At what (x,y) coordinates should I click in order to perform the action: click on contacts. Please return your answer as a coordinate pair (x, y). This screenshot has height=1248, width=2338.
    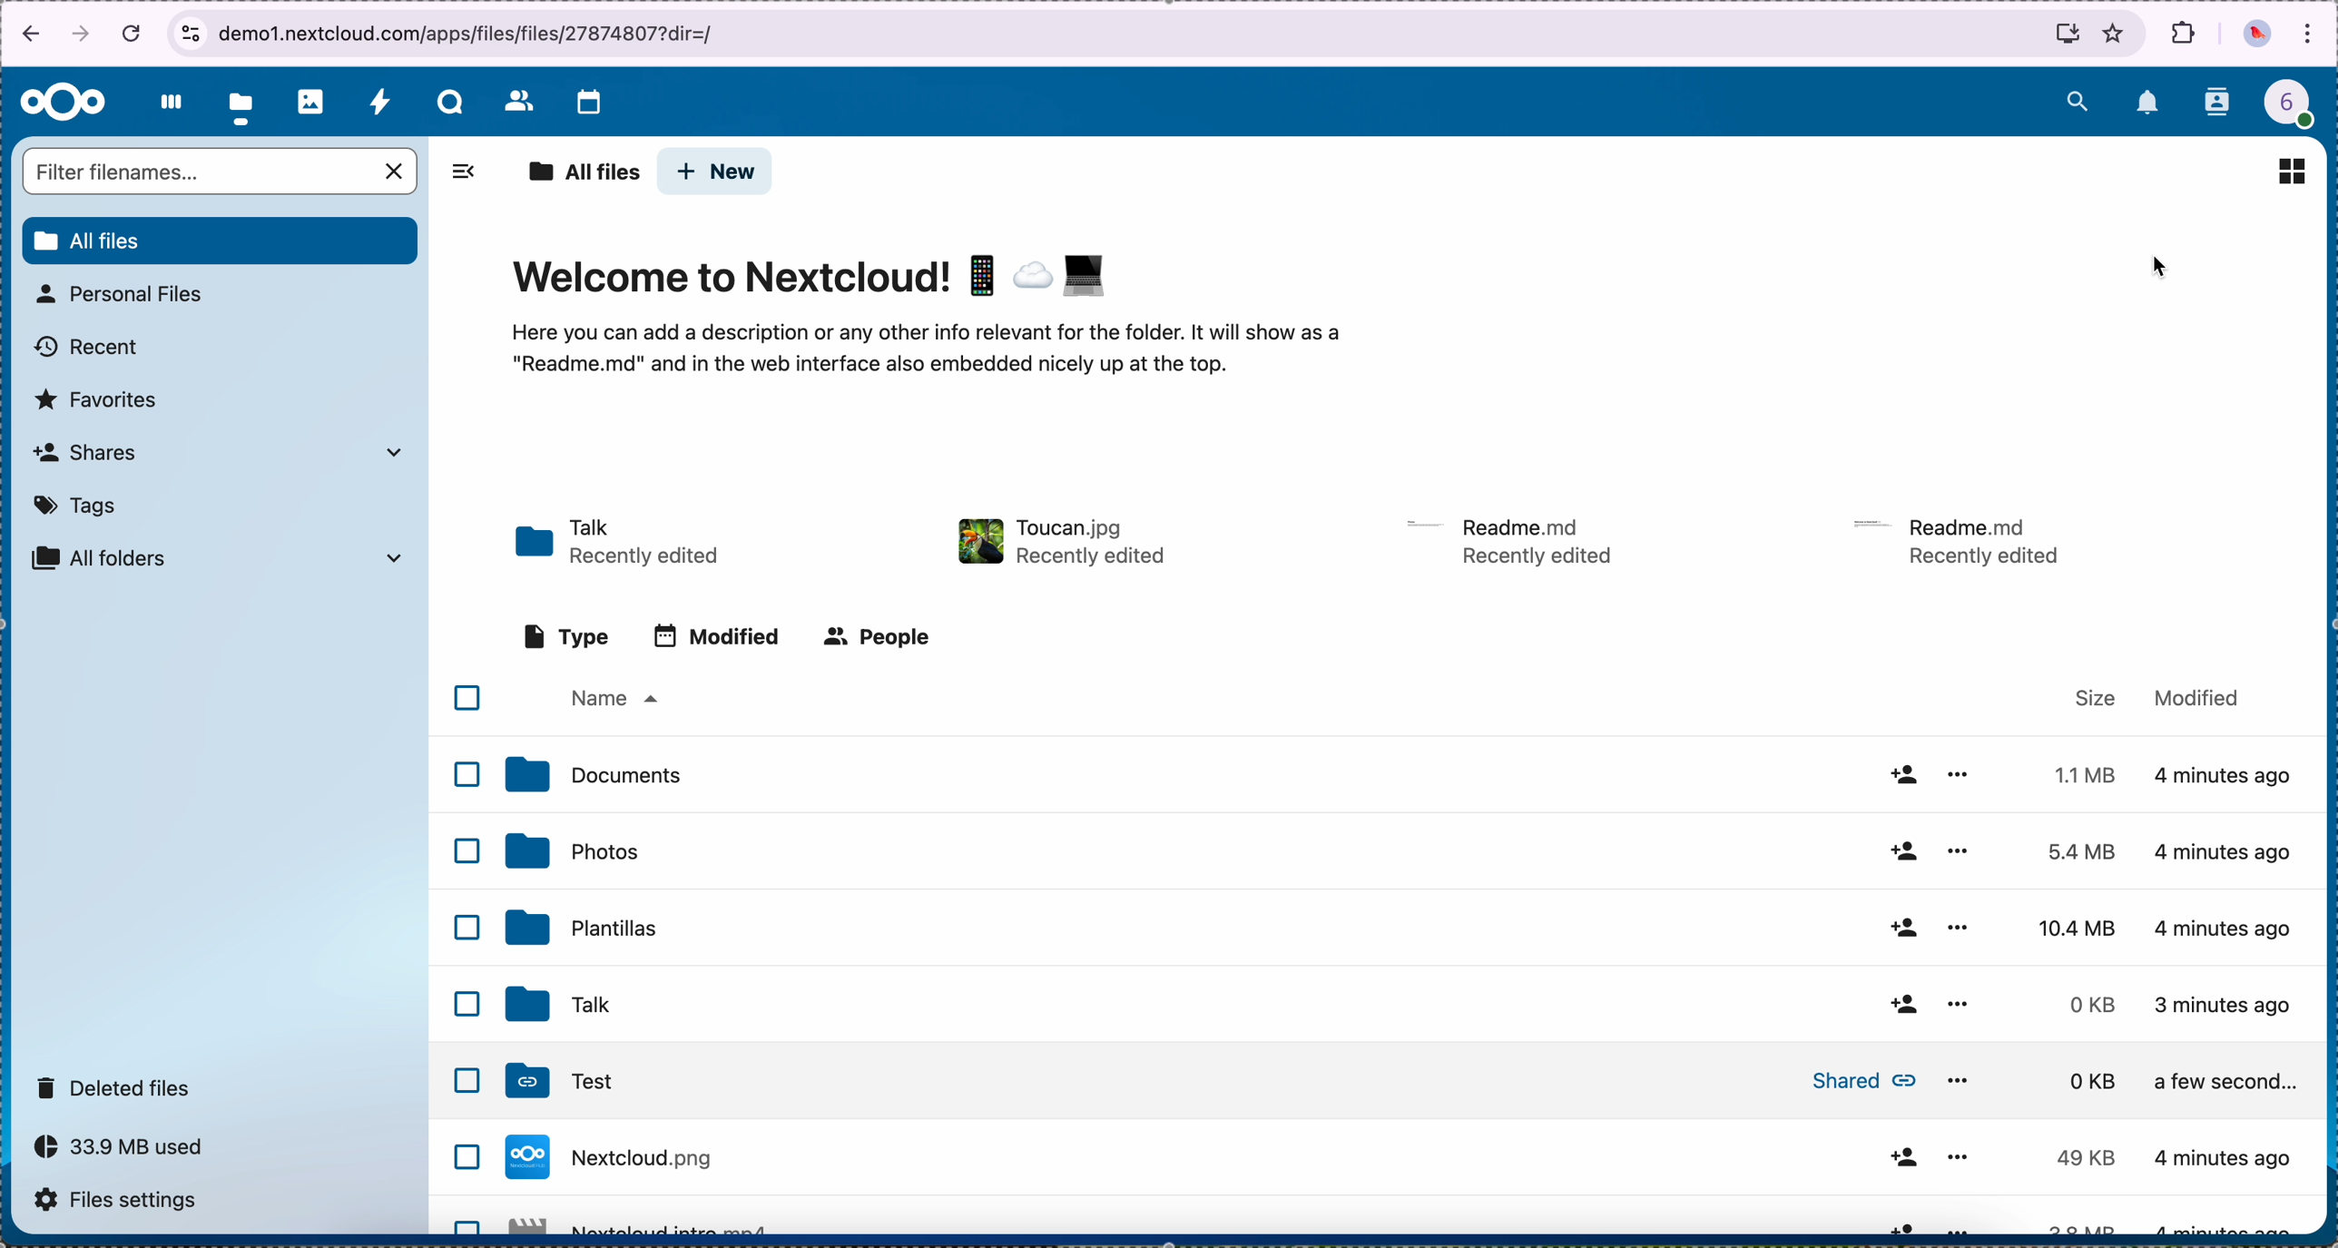
    Looking at the image, I should click on (517, 100).